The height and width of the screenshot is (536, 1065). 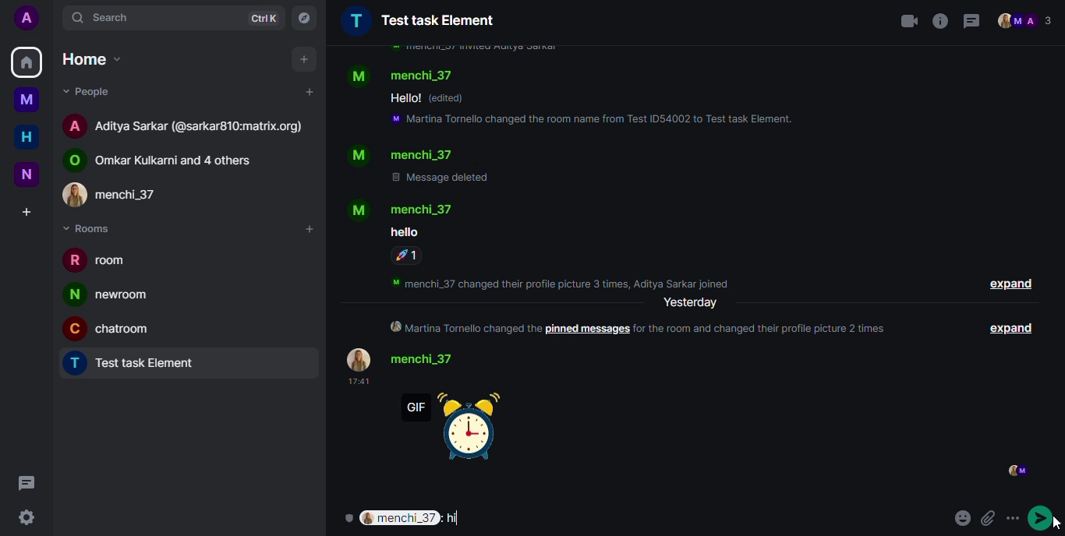 I want to click on contact, so click(x=402, y=155).